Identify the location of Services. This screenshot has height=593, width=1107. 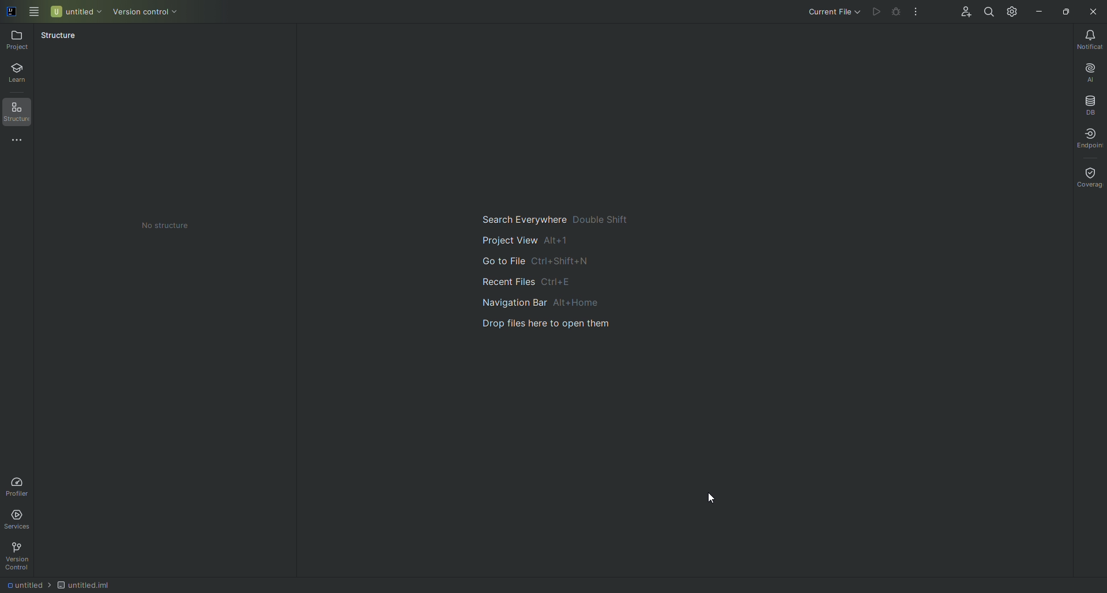
(24, 517).